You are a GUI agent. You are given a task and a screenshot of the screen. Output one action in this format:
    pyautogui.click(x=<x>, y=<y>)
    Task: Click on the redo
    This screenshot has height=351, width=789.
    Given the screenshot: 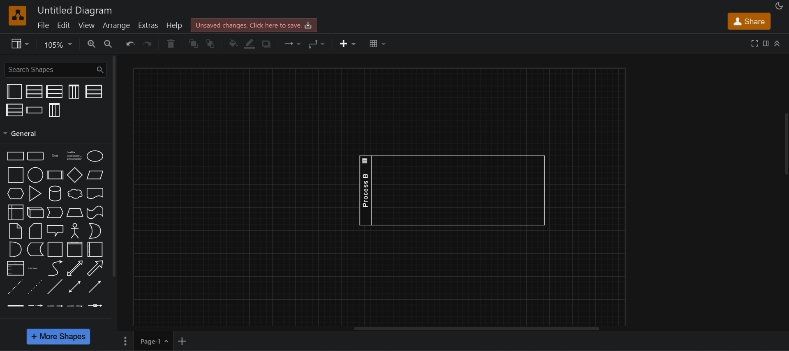 What is the action you would take?
    pyautogui.click(x=147, y=44)
    